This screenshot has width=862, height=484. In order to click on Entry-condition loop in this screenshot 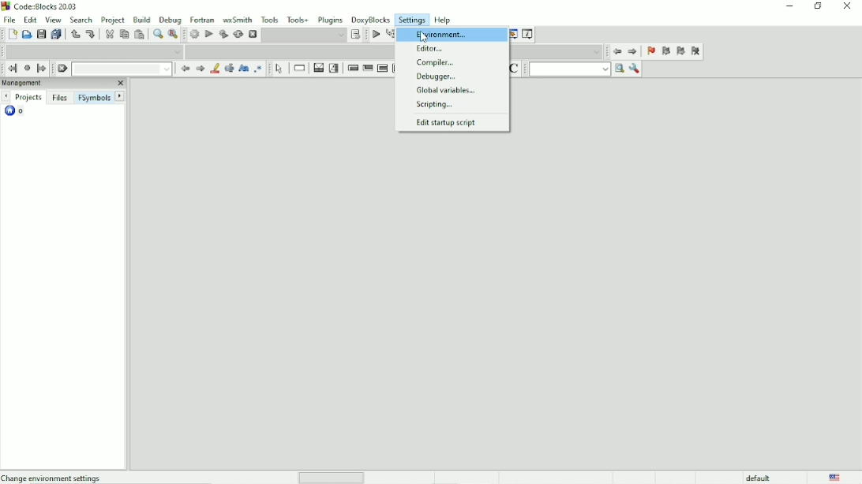, I will do `click(352, 69)`.